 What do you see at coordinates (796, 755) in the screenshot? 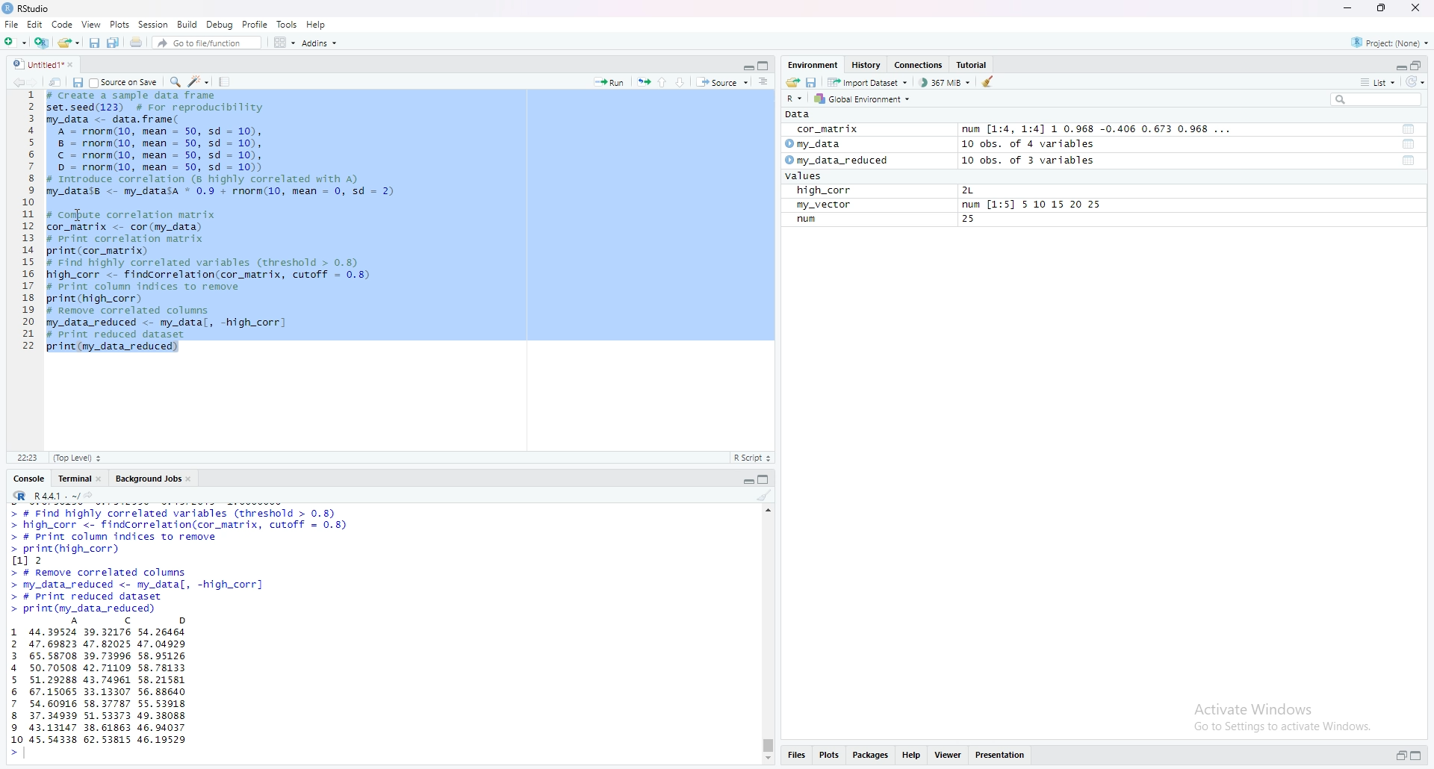
I see `Files` at bounding box center [796, 755].